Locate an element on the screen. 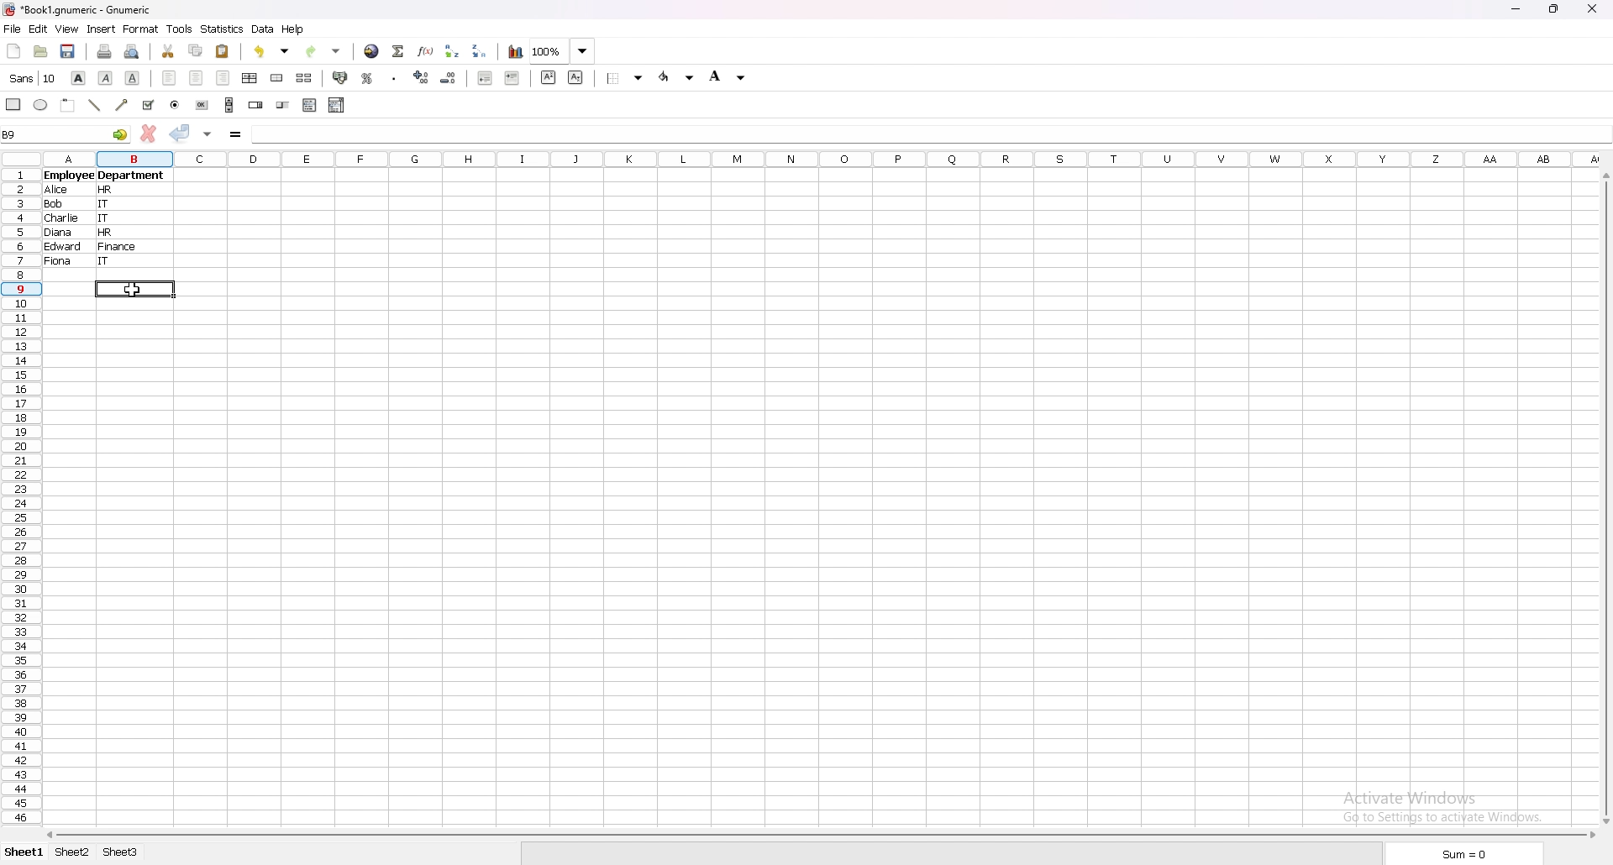 The height and width of the screenshot is (865, 1613). accounting is located at coordinates (341, 76).